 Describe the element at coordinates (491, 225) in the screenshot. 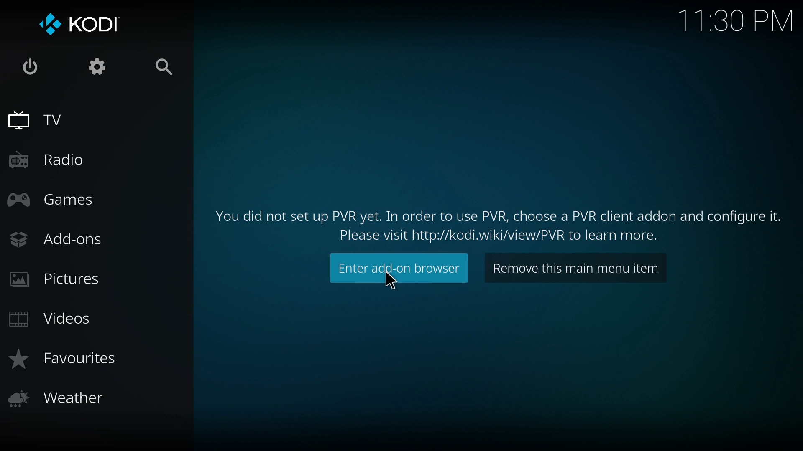

I see `You did not set up PVR yet. In order to use PVR, choose a PVR client addon and configure it.
Please visit http://kodi.wiki/view/PVR to learn more.` at that location.